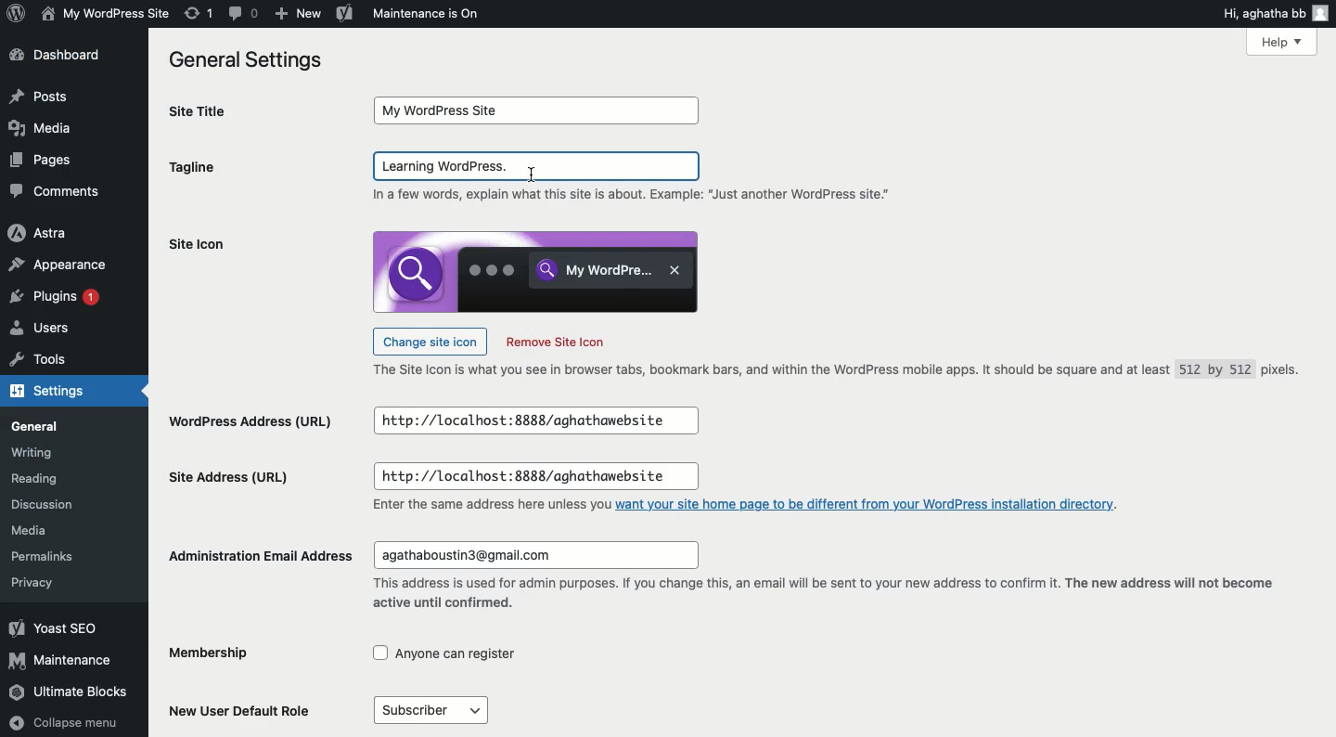  What do you see at coordinates (534, 421) in the screenshot?
I see `input box` at bounding box center [534, 421].